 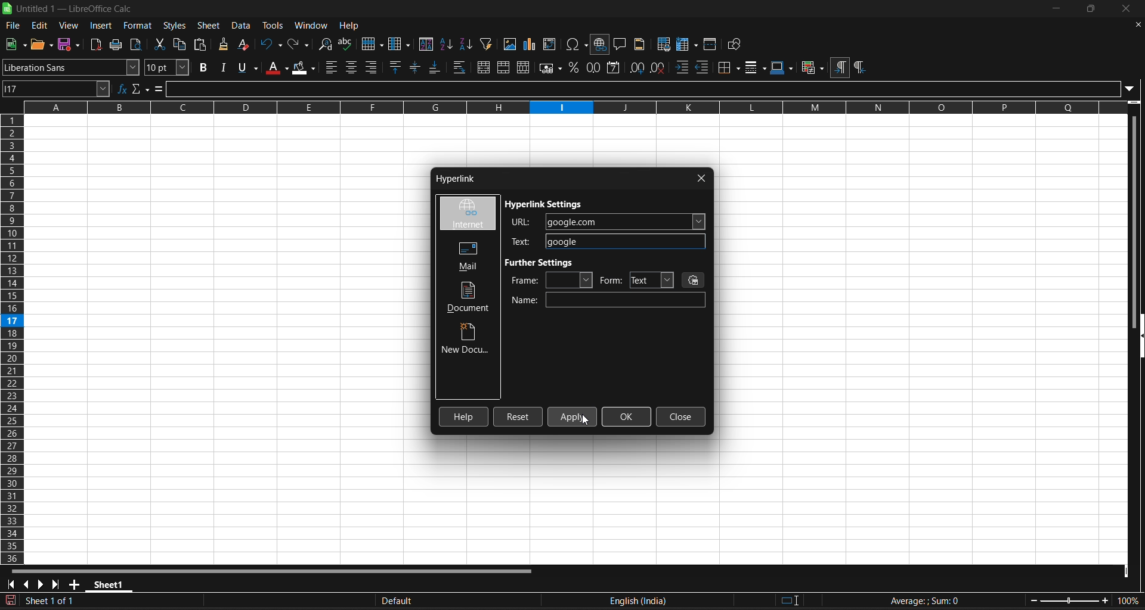 I want to click on redo, so click(x=300, y=44).